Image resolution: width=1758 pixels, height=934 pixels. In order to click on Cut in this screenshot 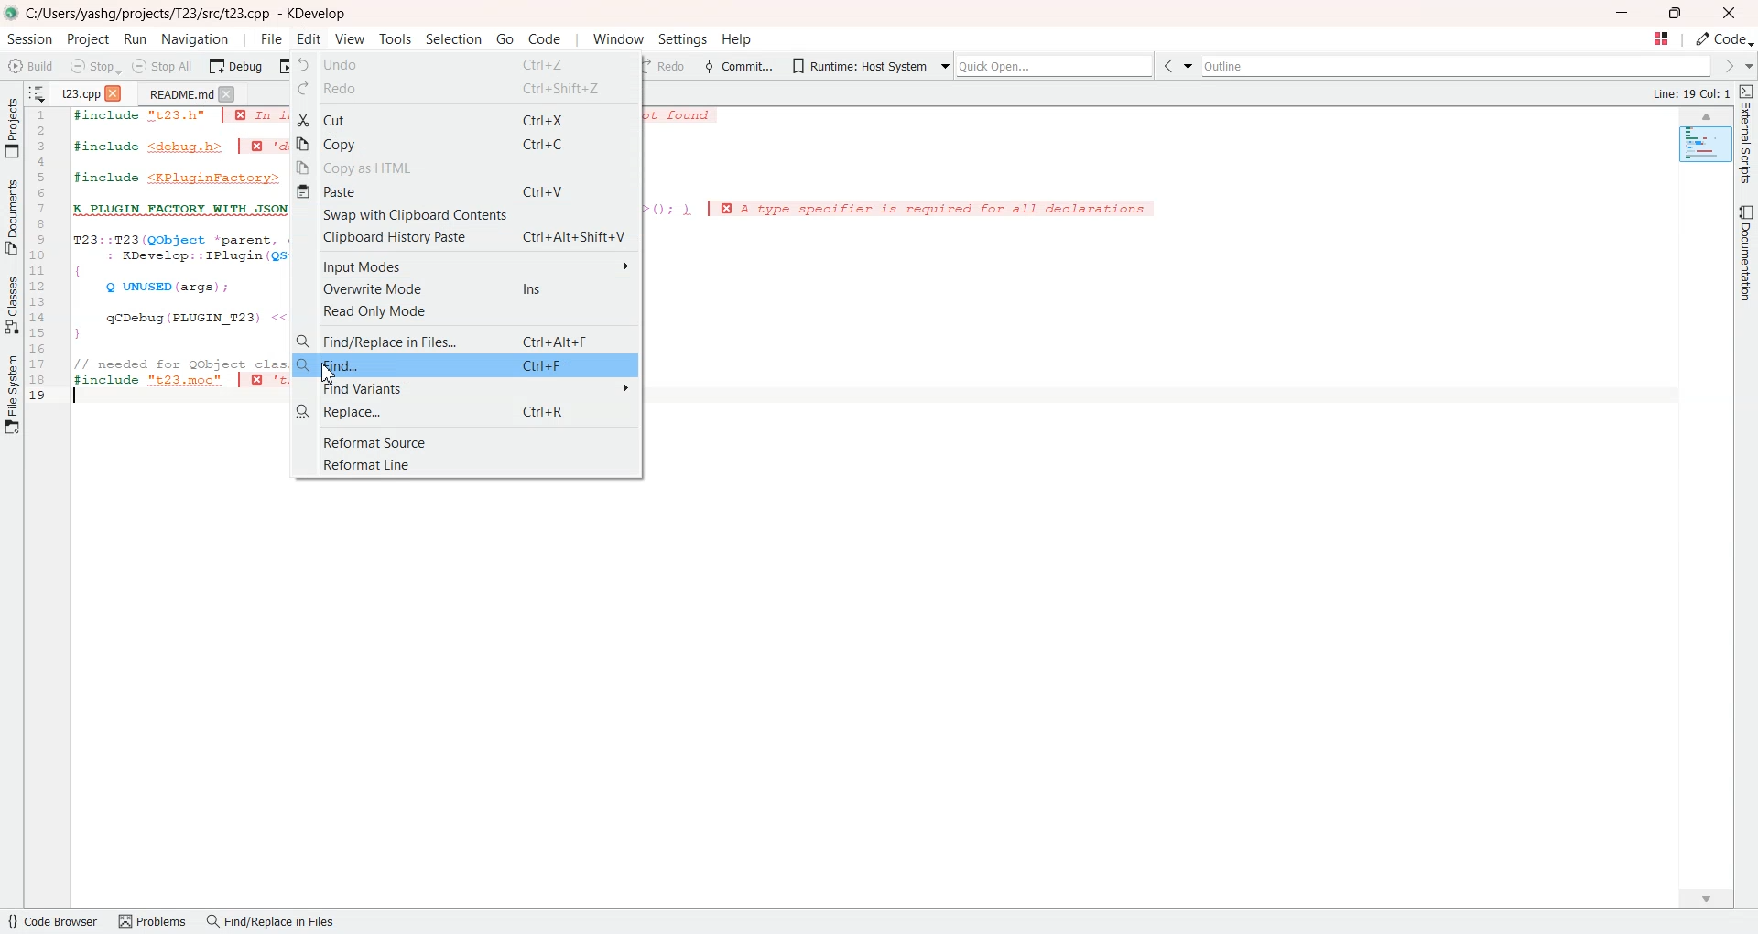, I will do `click(467, 118)`.